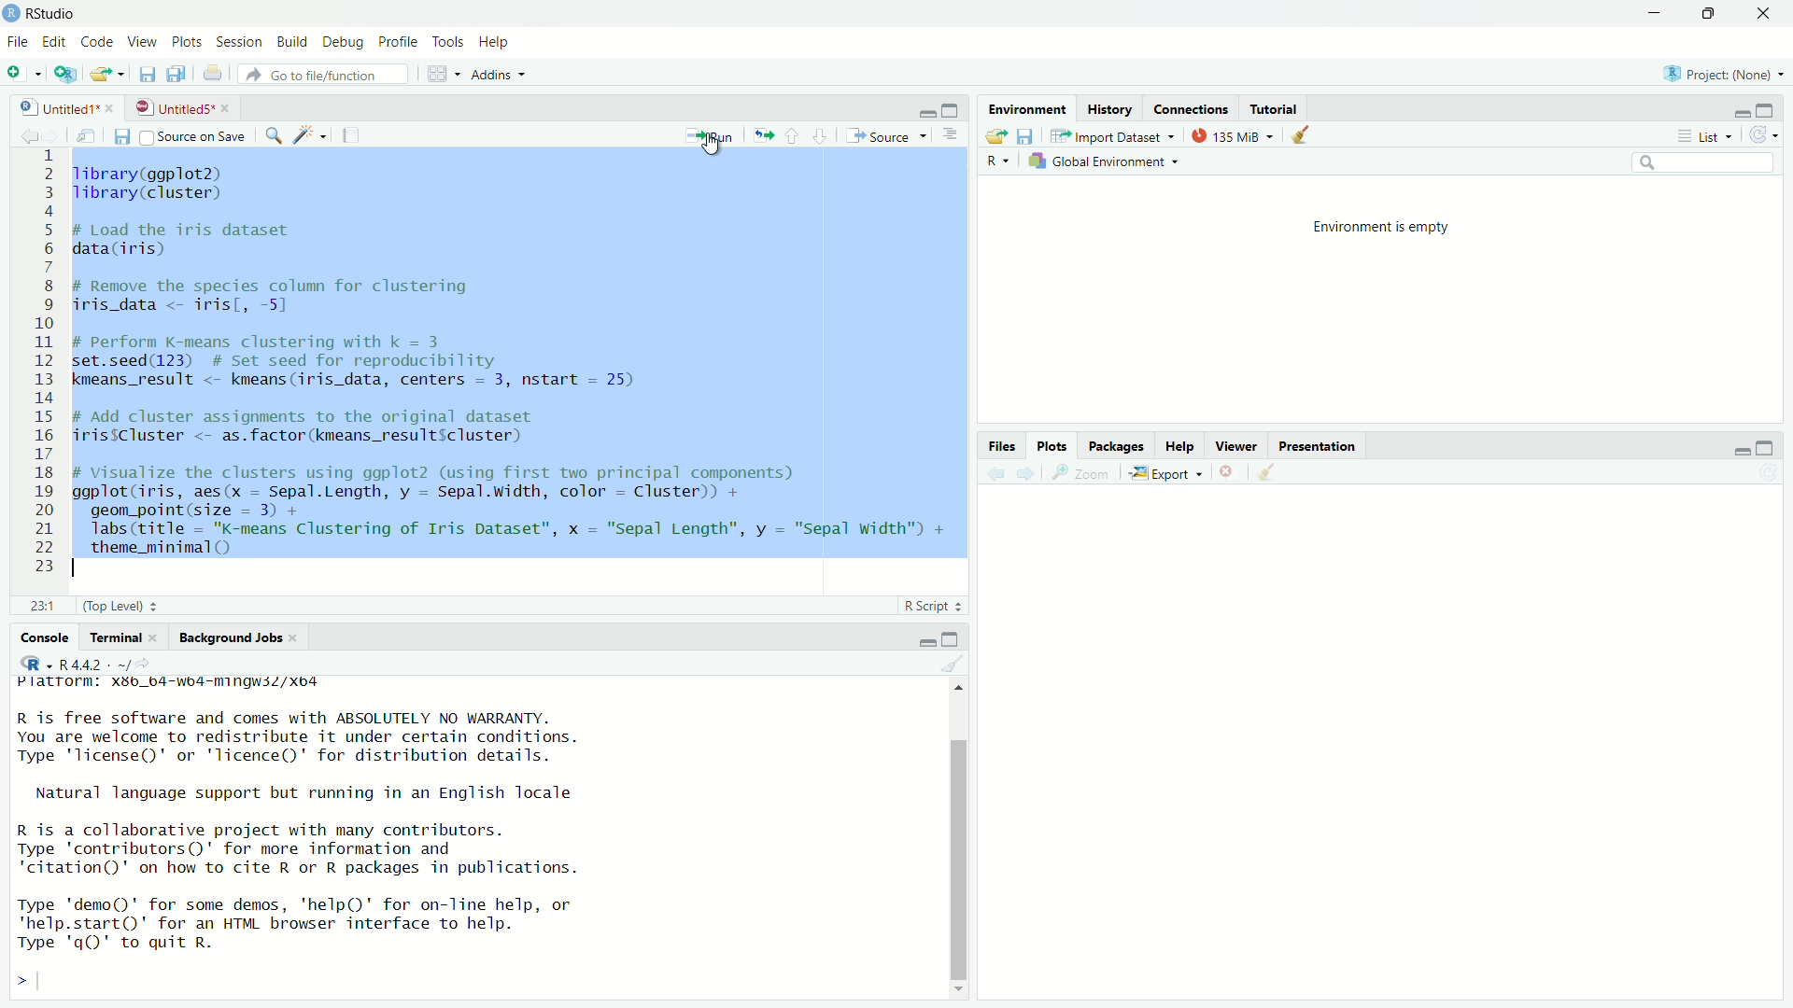  What do you see at coordinates (149, 664) in the screenshot?
I see `view the current working directory` at bounding box center [149, 664].